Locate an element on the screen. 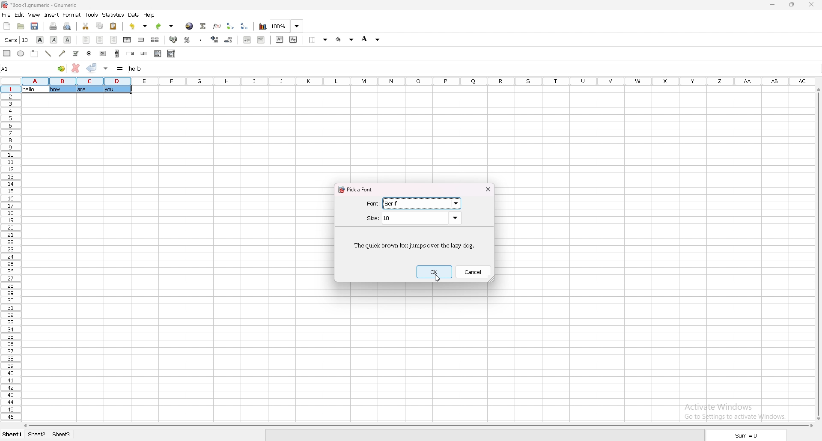 Image resolution: width=822 pixels, height=441 pixels. slider is located at coordinates (144, 54).